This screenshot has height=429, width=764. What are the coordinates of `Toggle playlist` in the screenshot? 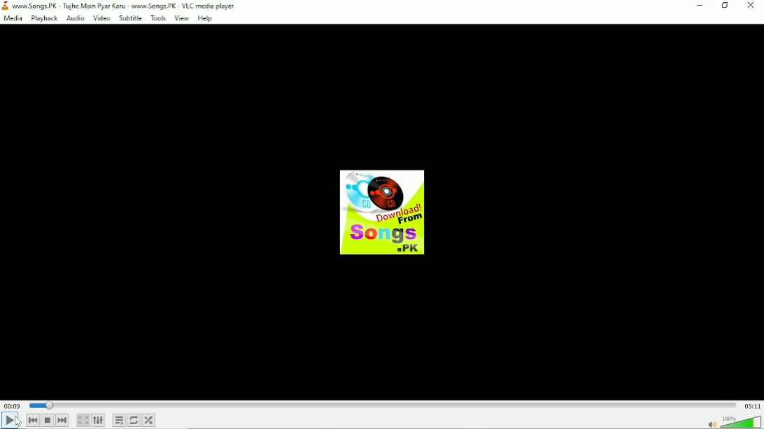 It's located at (118, 421).